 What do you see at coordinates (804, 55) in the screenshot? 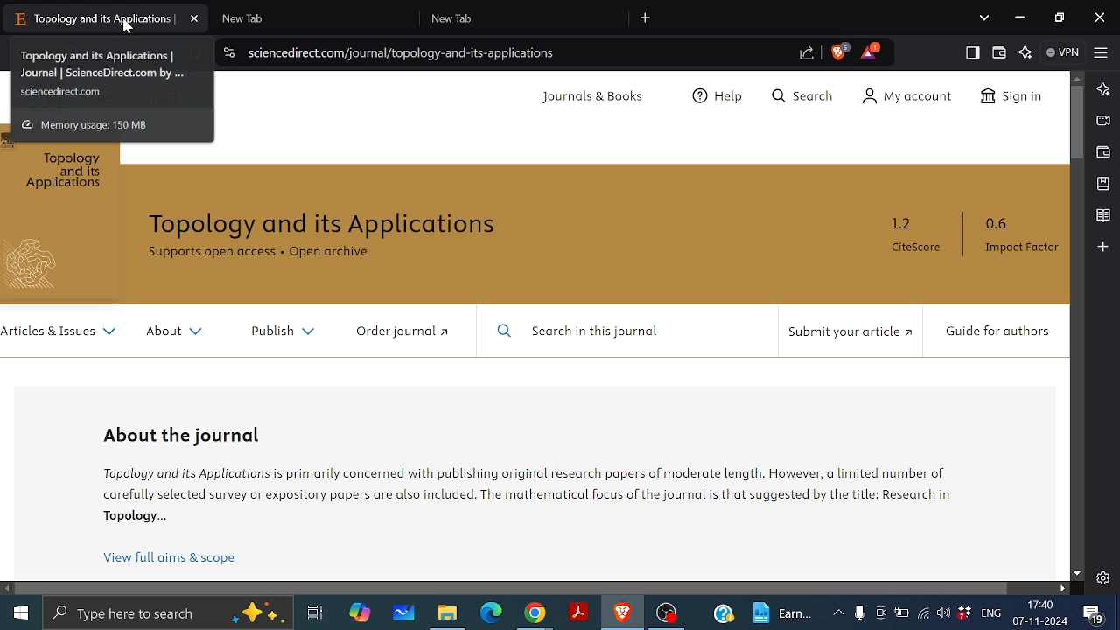
I see `Share this page` at bounding box center [804, 55].